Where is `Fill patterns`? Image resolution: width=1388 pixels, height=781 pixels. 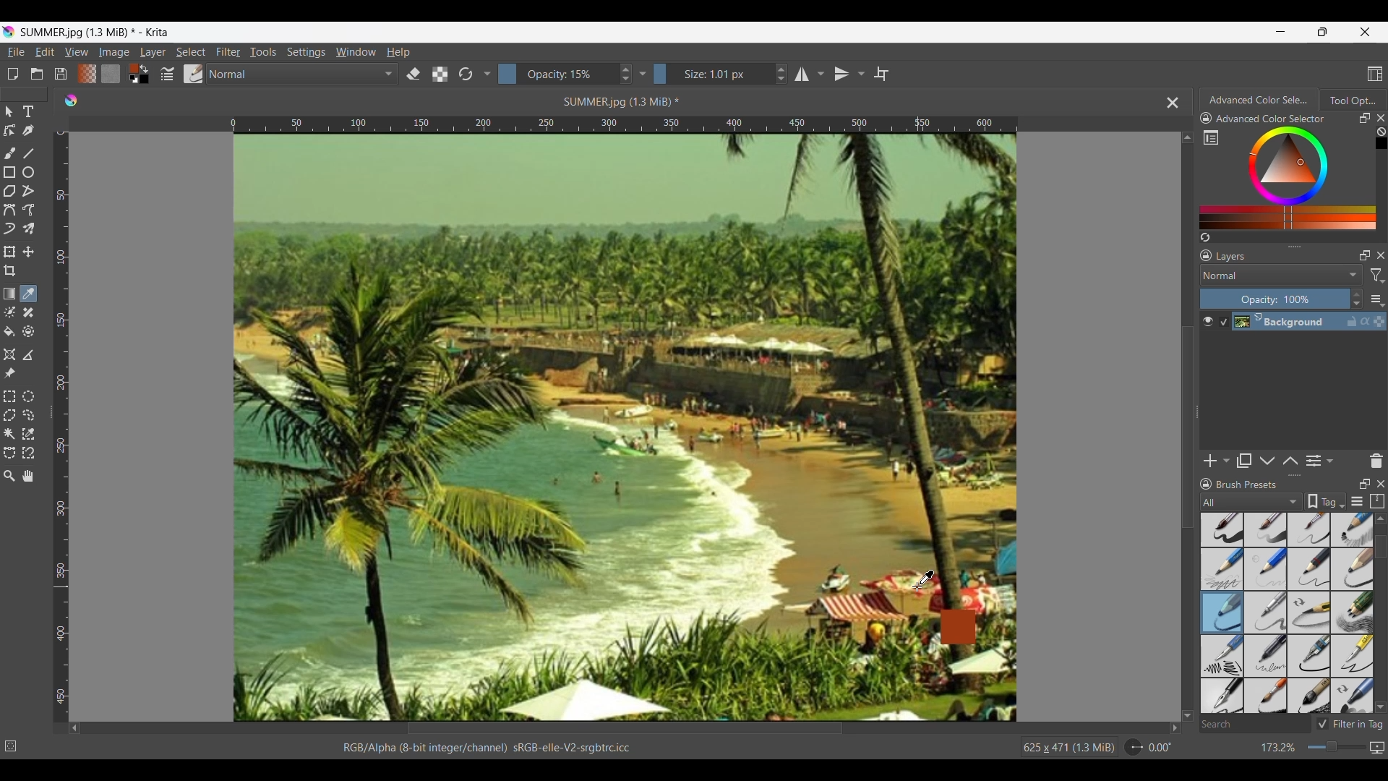
Fill patterns is located at coordinates (111, 73).